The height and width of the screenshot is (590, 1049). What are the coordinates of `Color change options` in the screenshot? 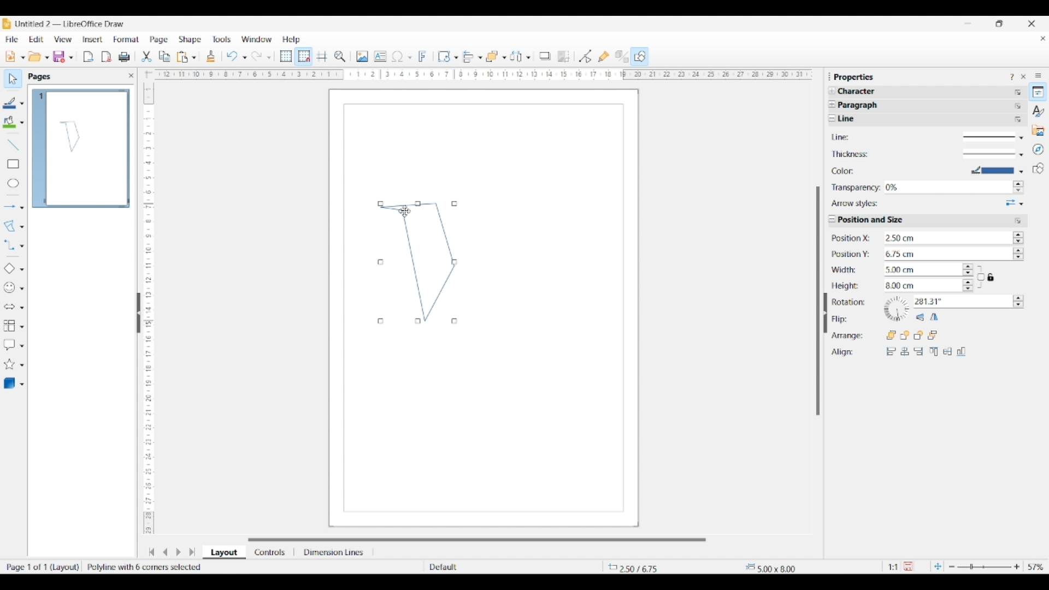 It's located at (997, 170).